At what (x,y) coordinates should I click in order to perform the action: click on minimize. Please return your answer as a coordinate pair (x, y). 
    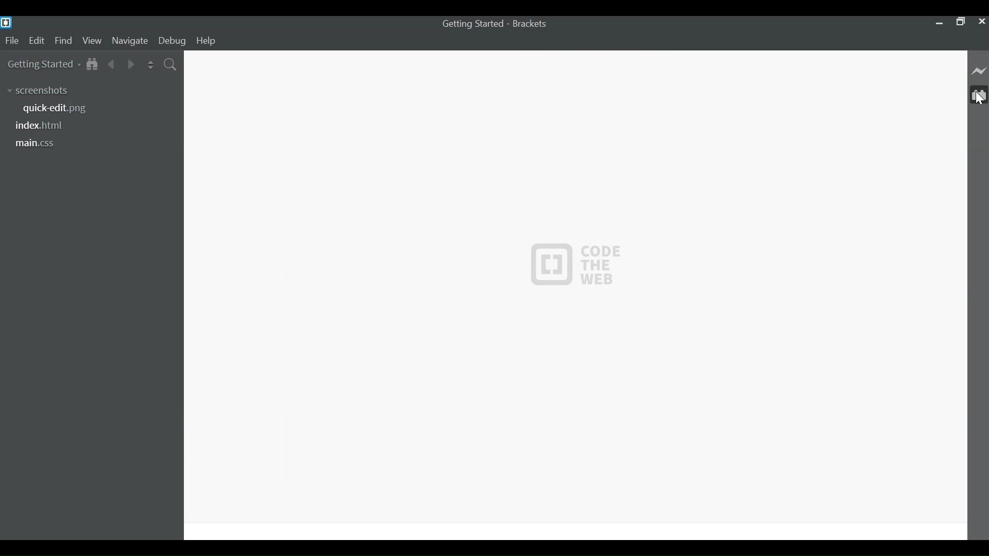
    Looking at the image, I should click on (939, 23).